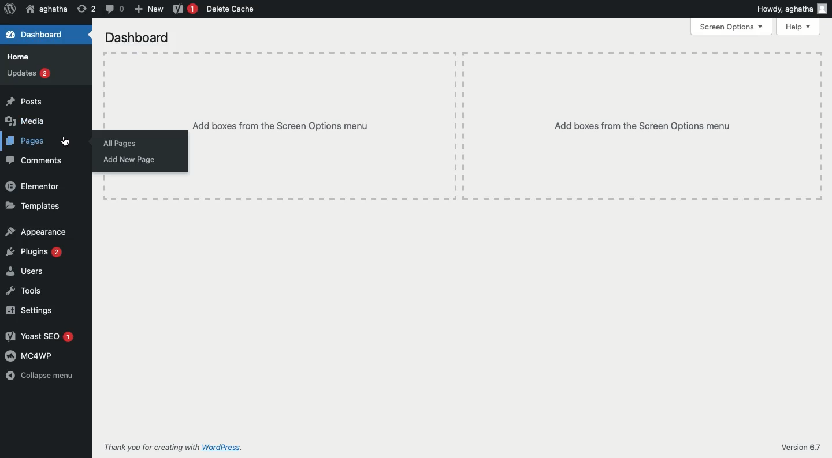 The image size is (832, 458). I want to click on User, so click(46, 9).